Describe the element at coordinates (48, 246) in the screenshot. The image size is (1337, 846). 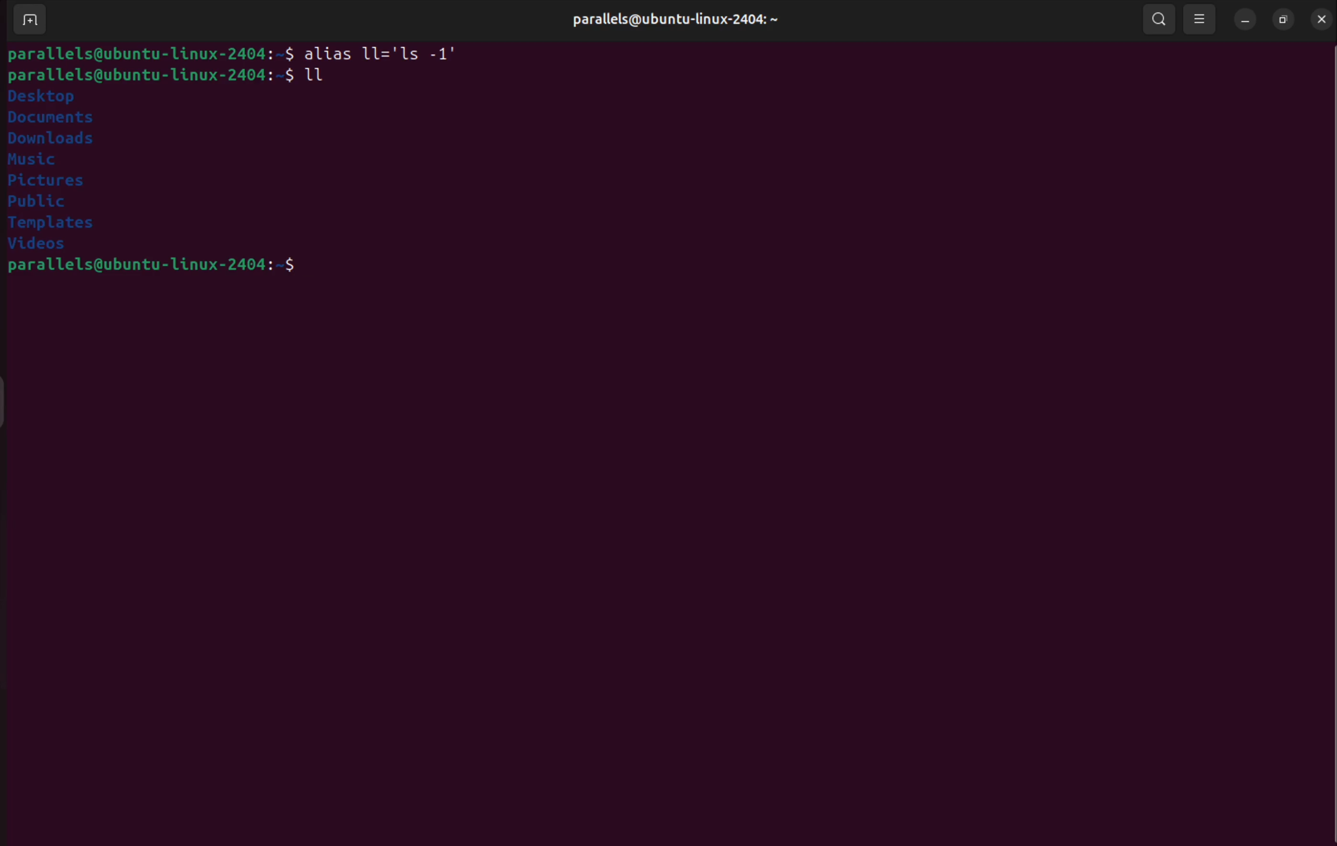
I see `videos` at that location.